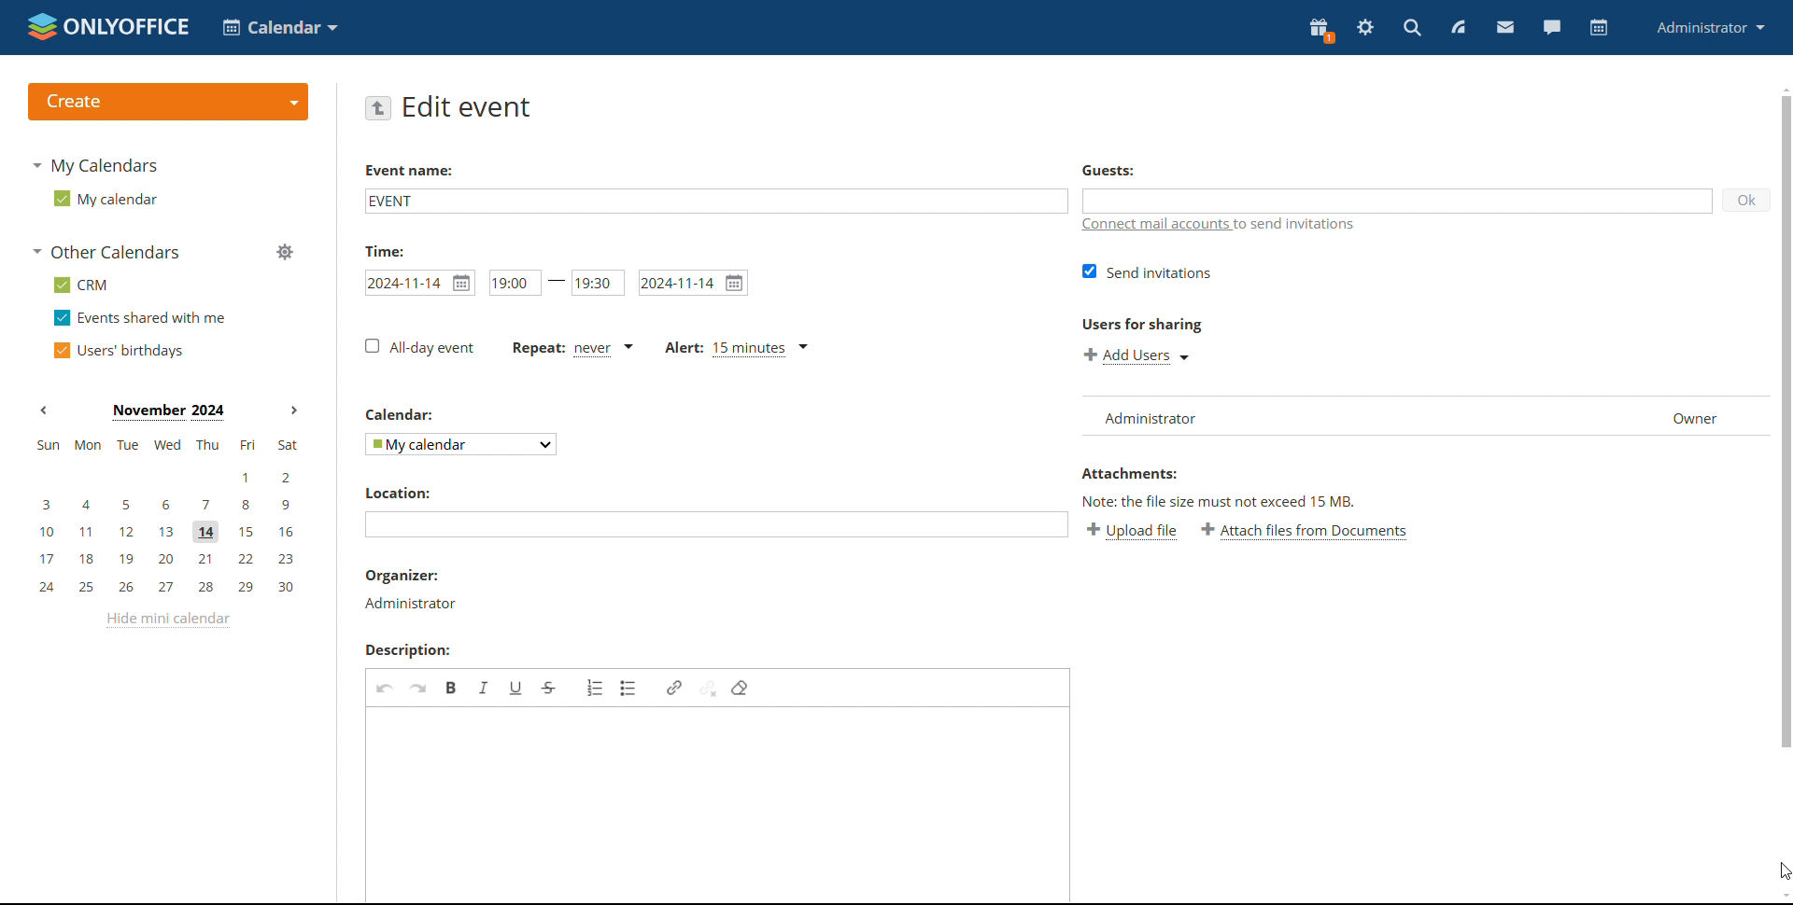 Image resolution: width=1793 pixels, height=905 pixels. I want to click on add guests, so click(1398, 201).